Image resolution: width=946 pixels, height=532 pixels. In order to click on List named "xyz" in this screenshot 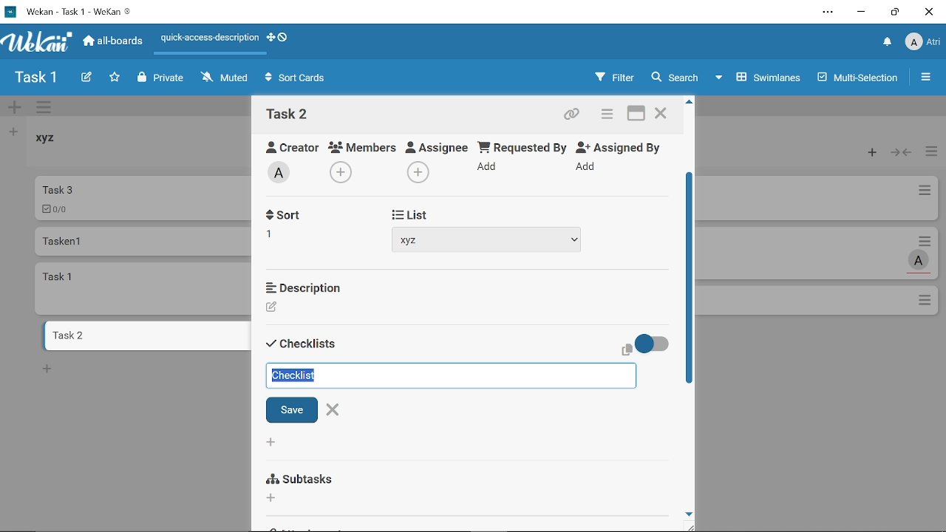, I will do `click(55, 143)`.